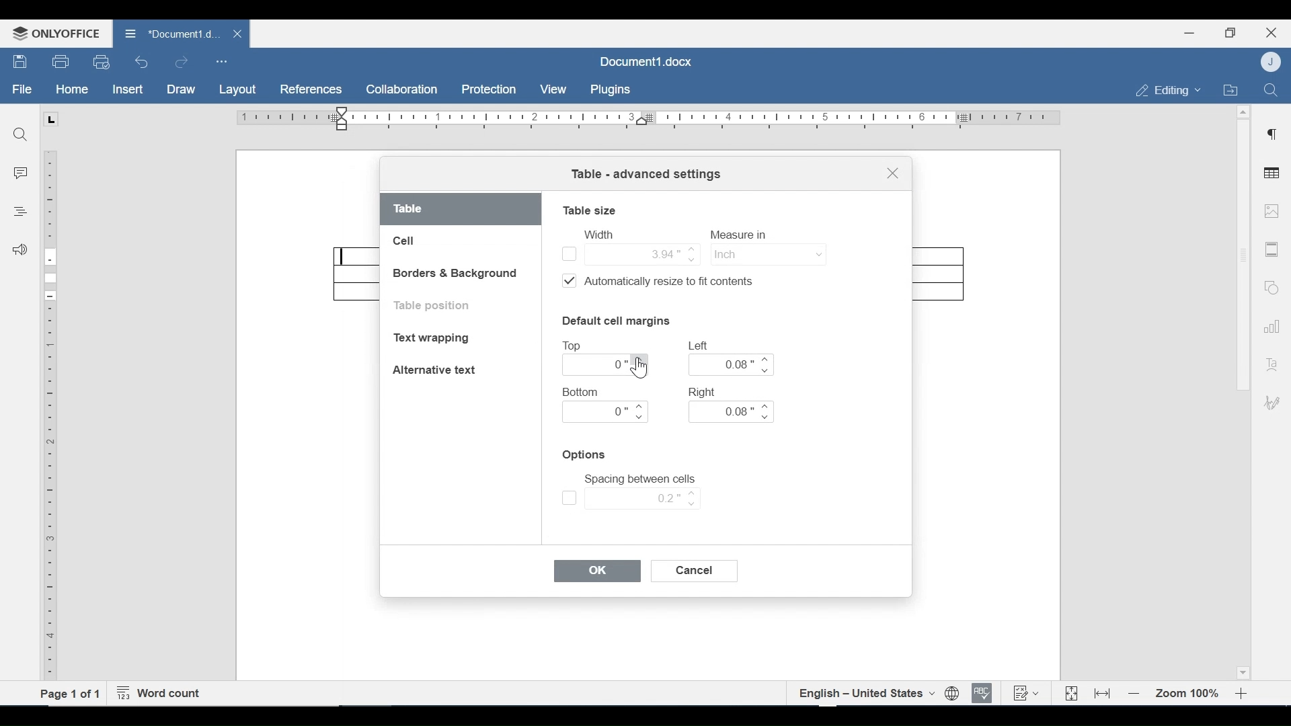 Image resolution: width=1291 pixels, height=726 pixels. What do you see at coordinates (403, 89) in the screenshot?
I see `Collaboration` at bounding box center [403, 89].